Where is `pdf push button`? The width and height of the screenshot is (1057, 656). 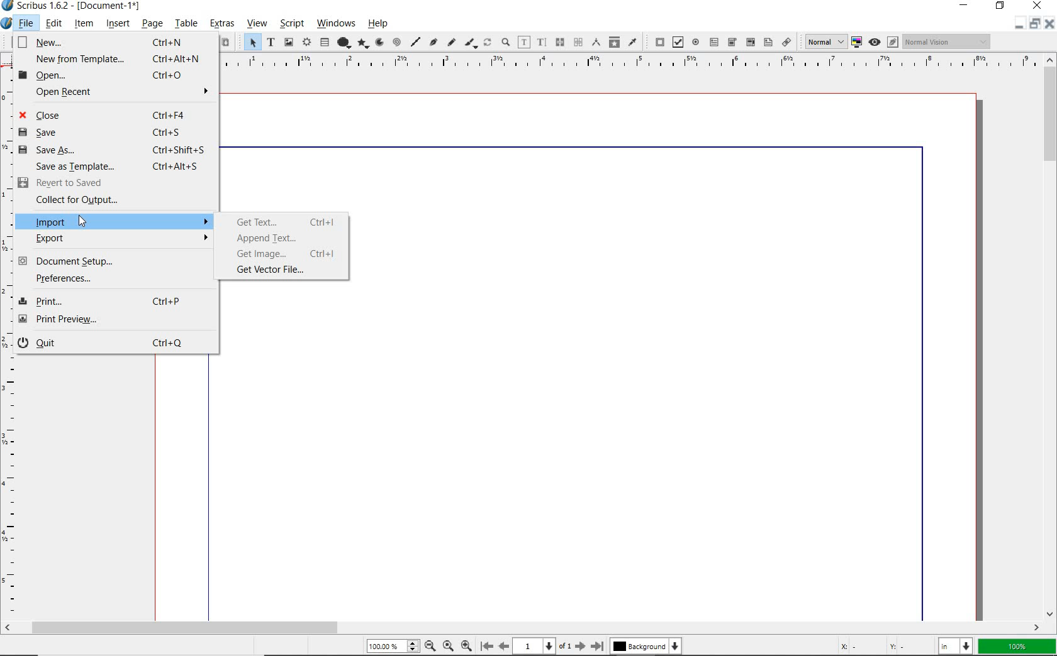
pdf push button is located at coordinates (656, 41).